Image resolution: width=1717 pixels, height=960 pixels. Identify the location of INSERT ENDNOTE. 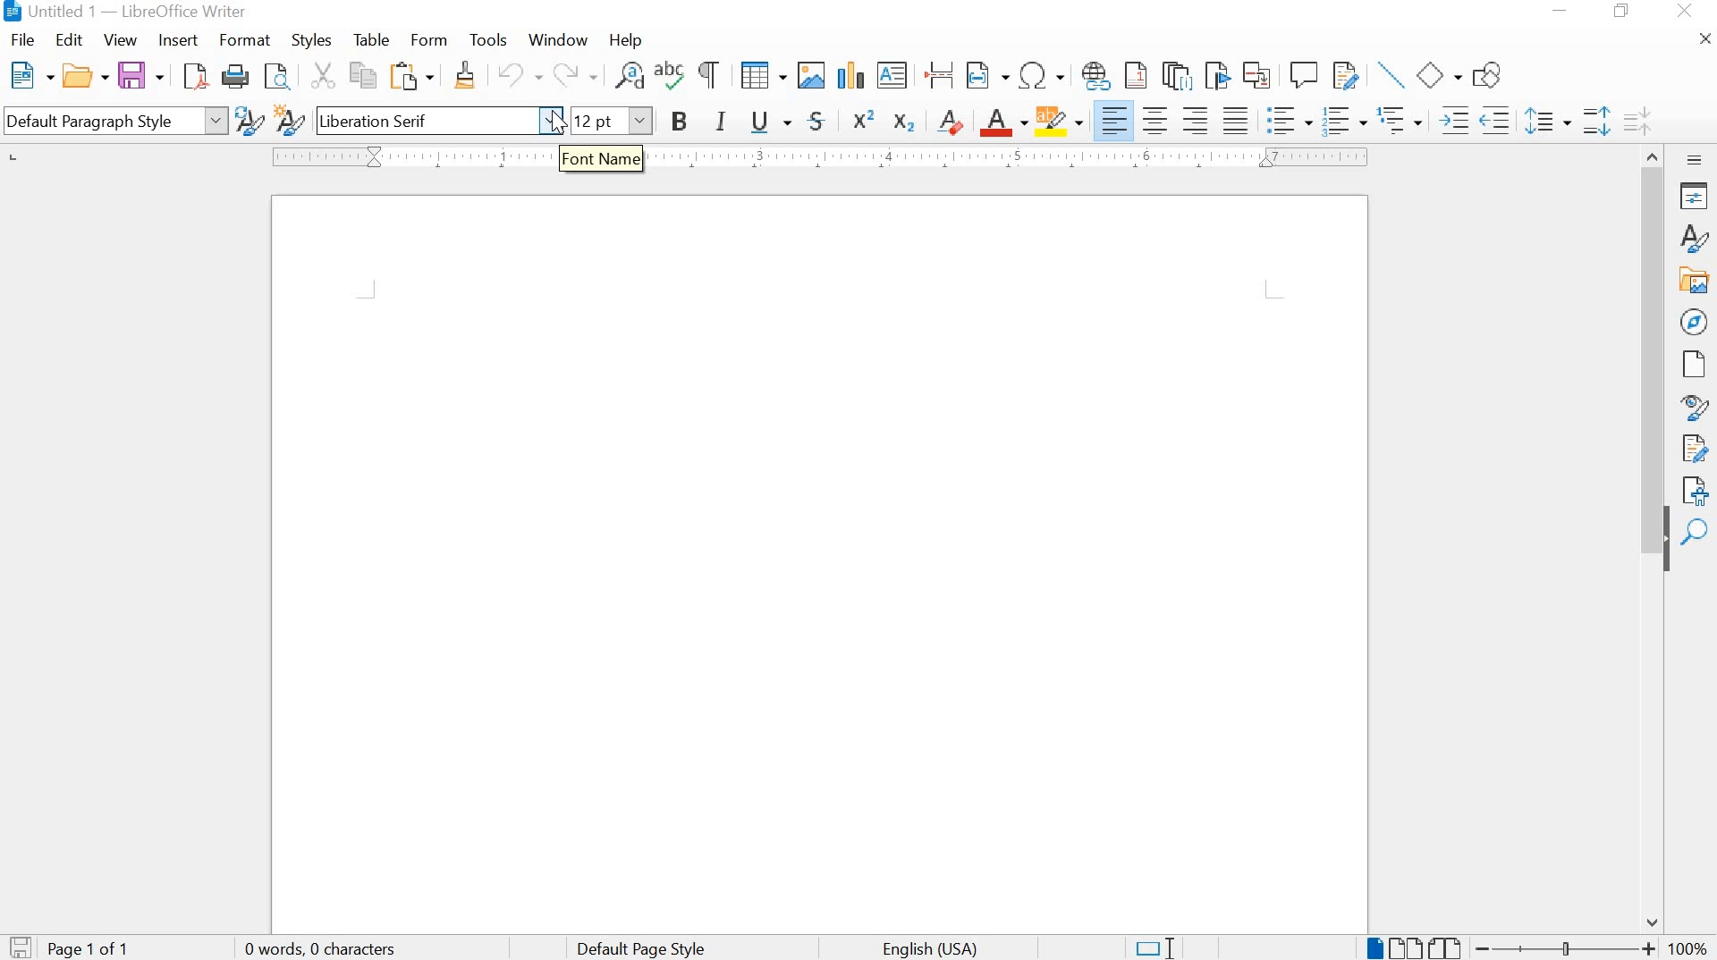
(1174, 76).